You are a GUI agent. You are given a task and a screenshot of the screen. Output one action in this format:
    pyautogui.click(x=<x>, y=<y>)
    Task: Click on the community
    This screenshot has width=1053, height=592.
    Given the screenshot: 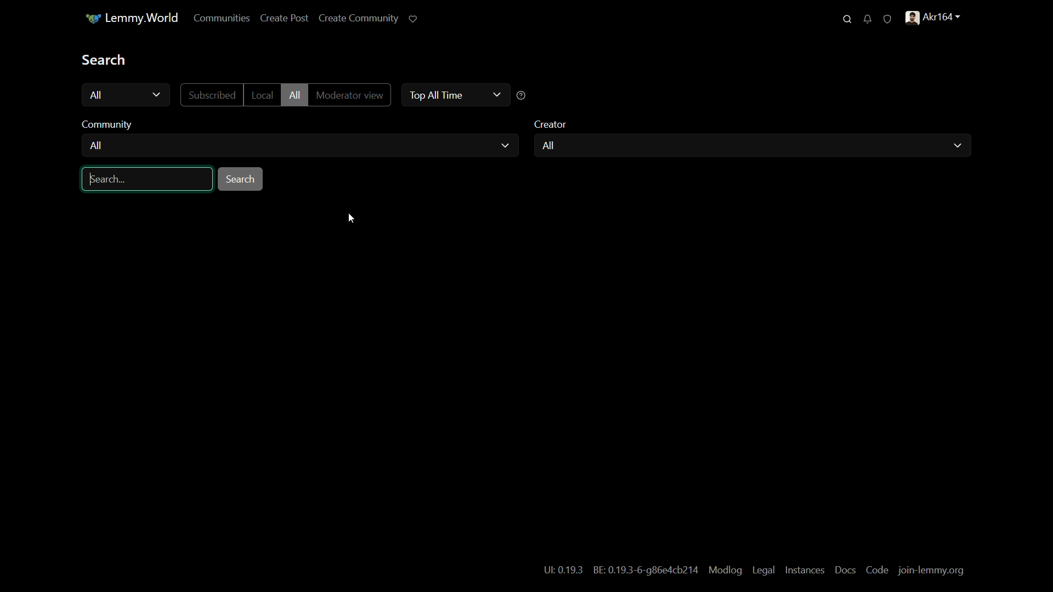 What is the action you would take?
    pyautogui.click(x=110, y=124)
    